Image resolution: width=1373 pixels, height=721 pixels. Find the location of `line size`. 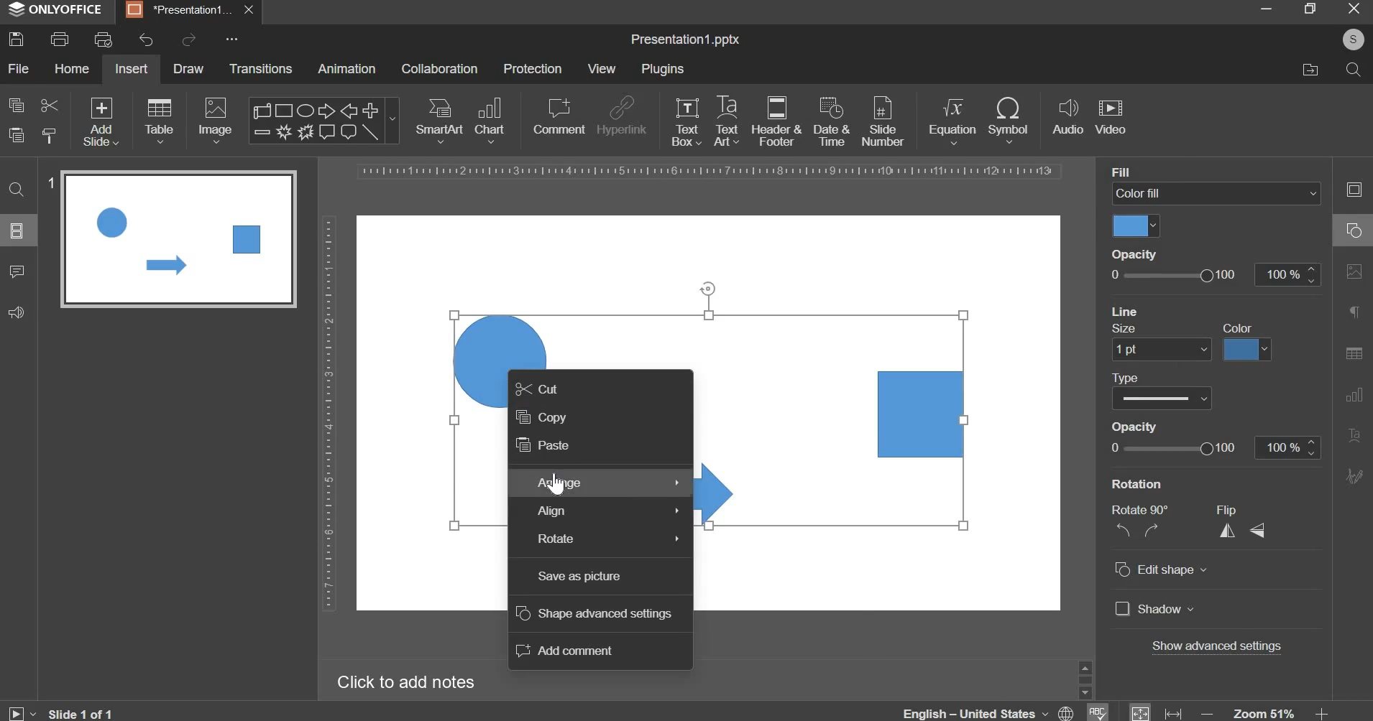

line size is located at coordinates (1161, 350).